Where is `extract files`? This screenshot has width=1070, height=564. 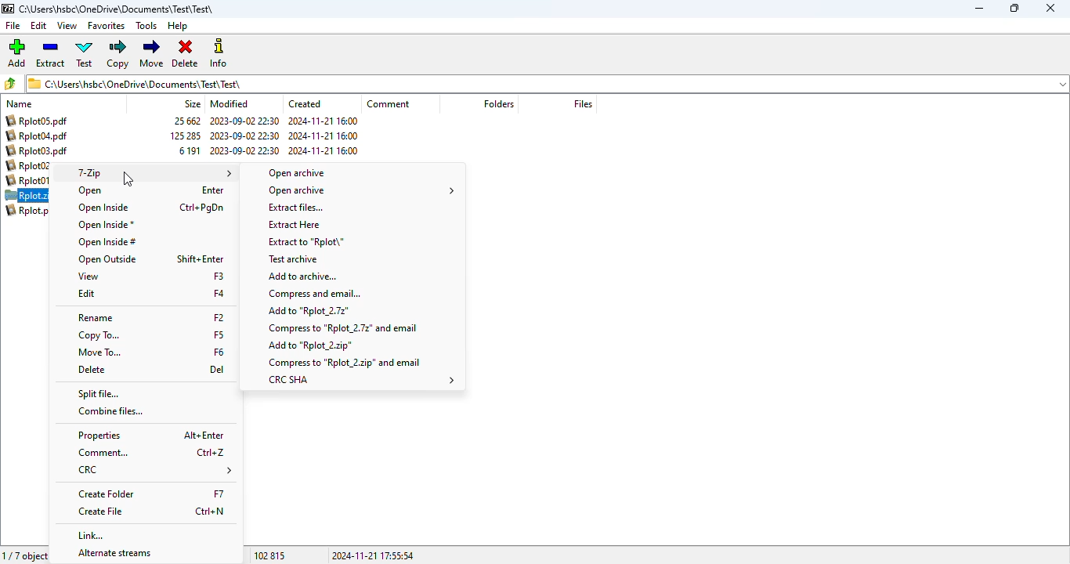
extract files is located at coordinates (295, 207).